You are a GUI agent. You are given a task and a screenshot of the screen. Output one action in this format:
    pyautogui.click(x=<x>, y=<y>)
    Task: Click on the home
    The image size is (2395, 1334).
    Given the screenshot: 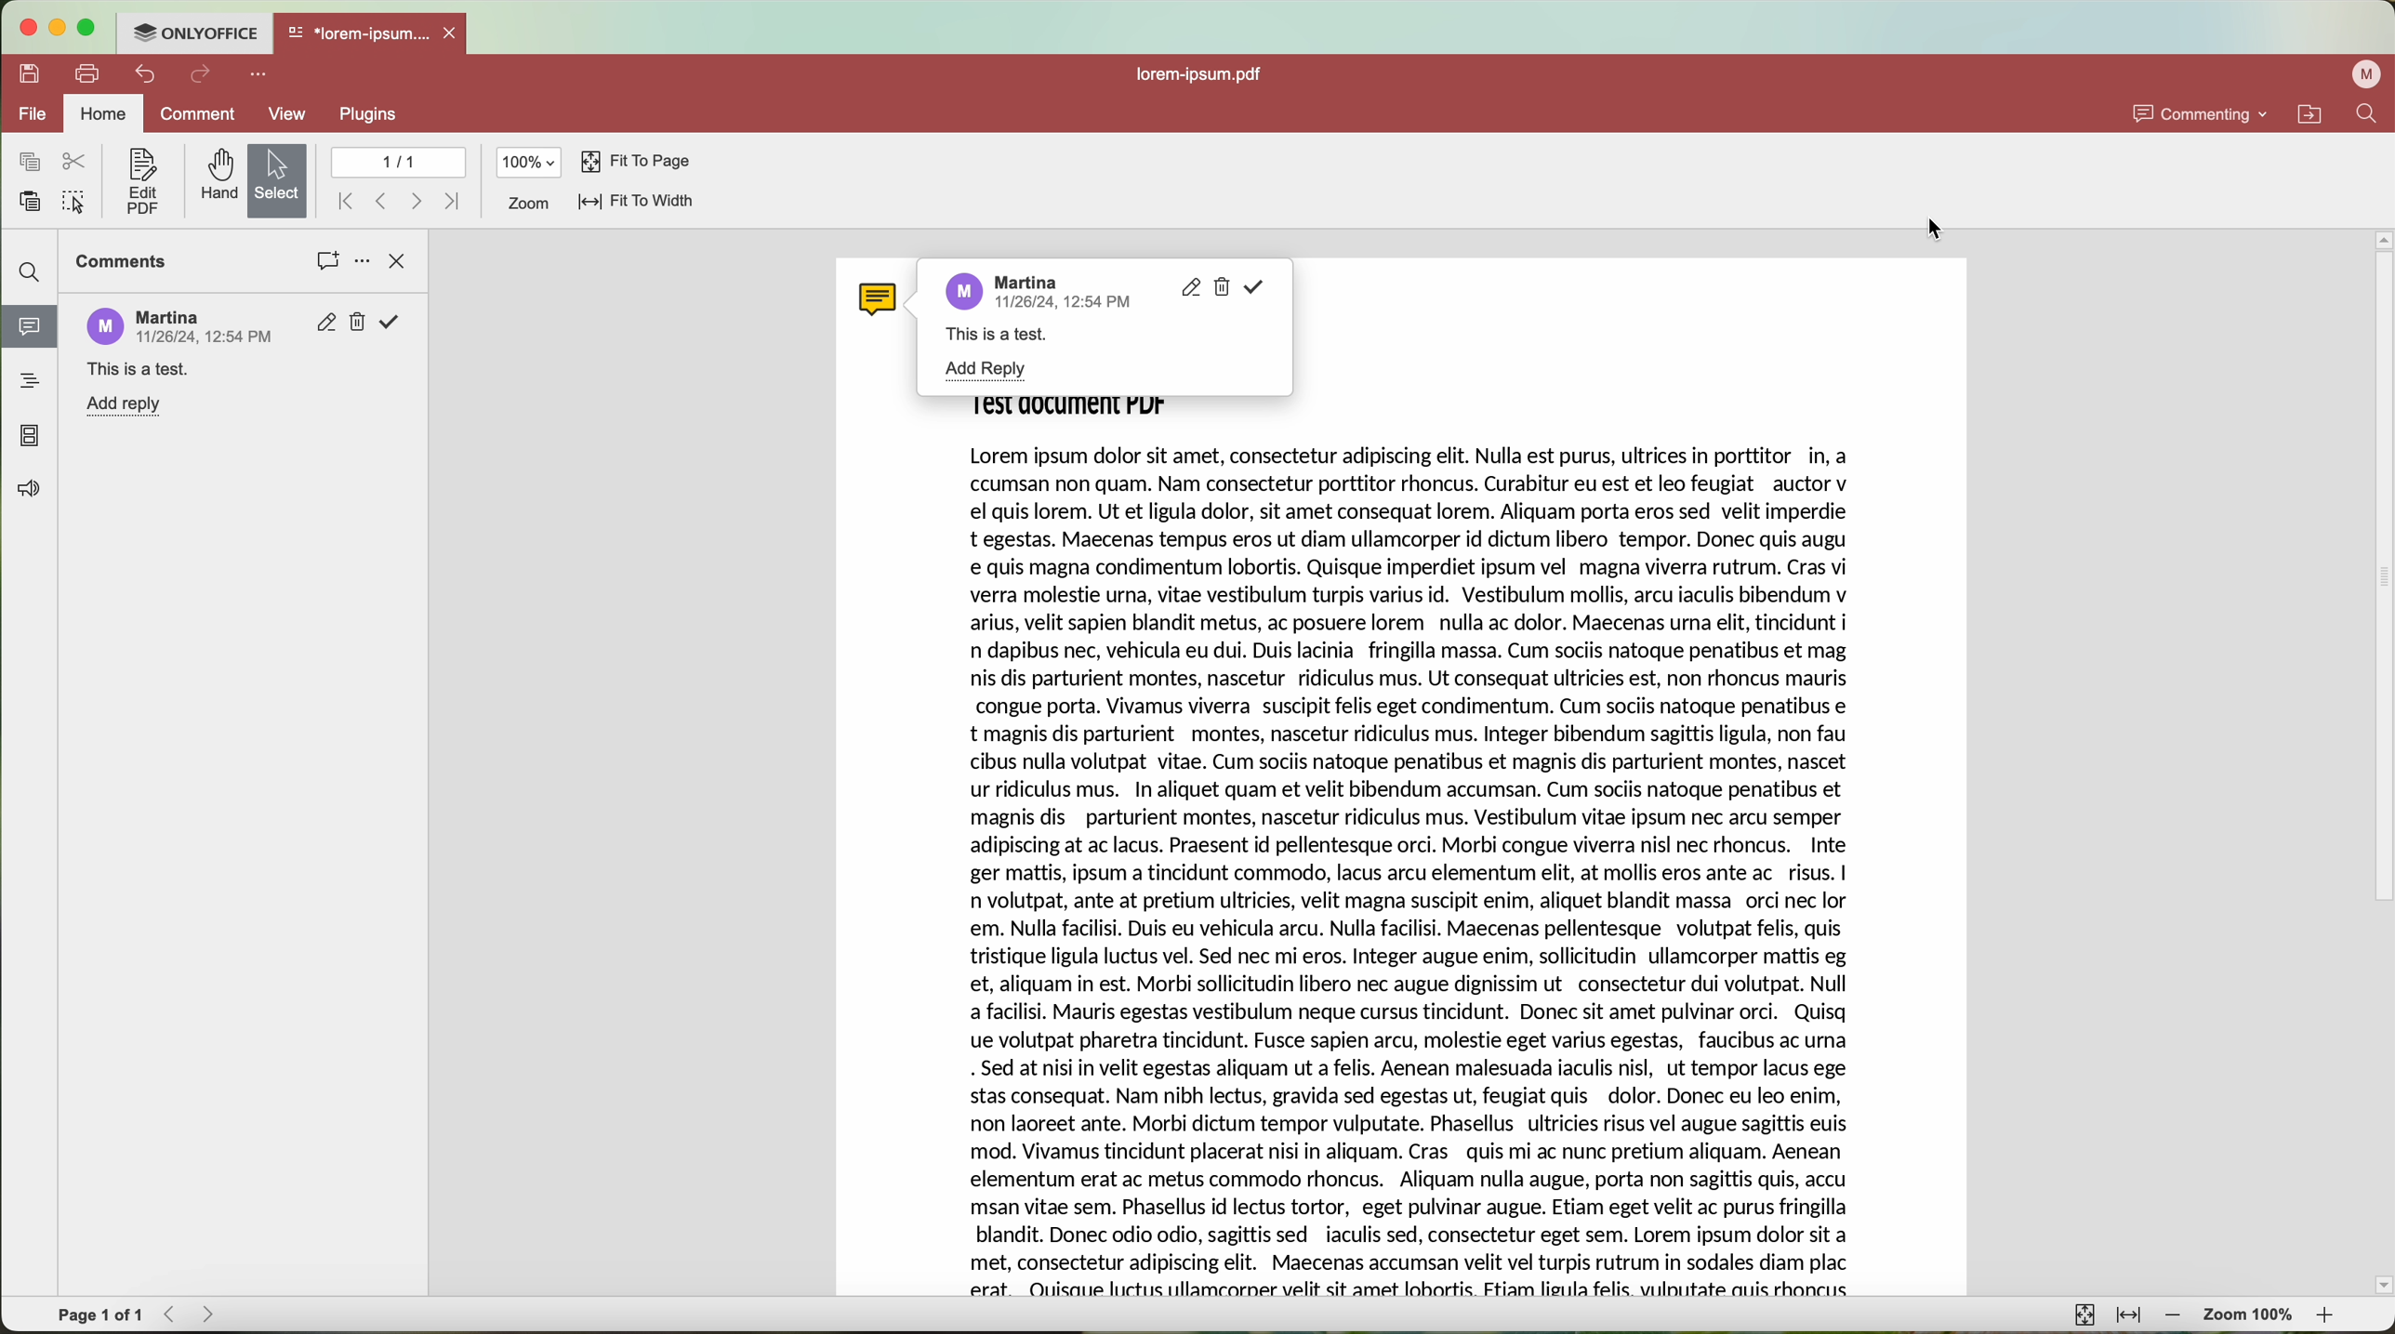 What is the action you would take?
    pyautogui.click(x=103, y=112)
    